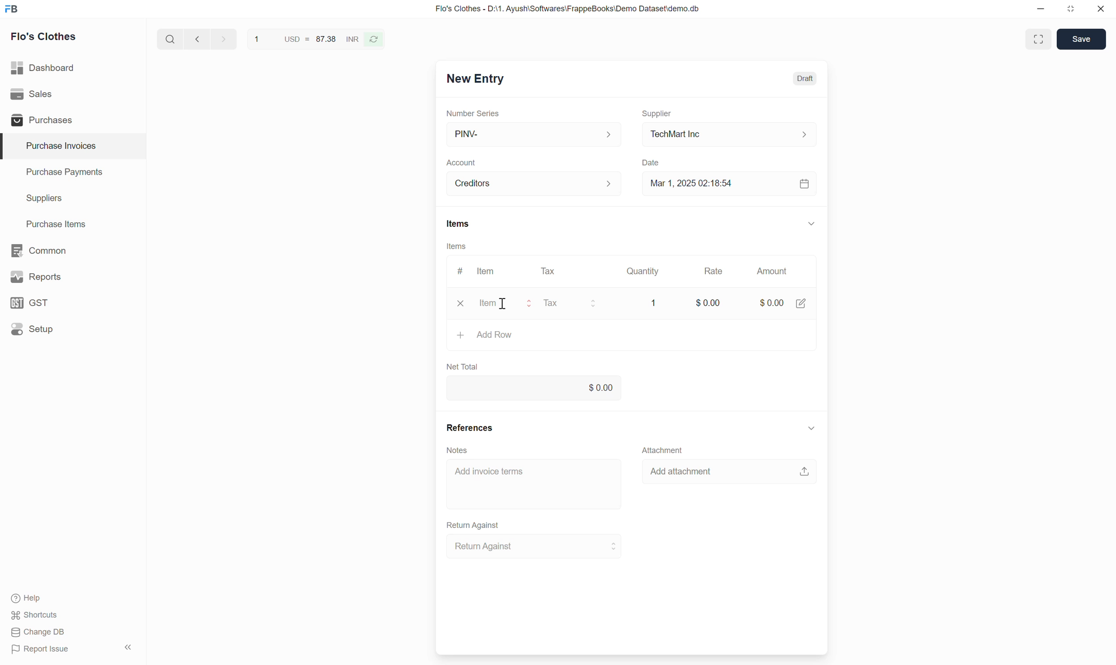 The image size is (1116, 665). What do you see at coordinates (477, 271) in the screenshot?
I see `# Item` at bounding box center [477, 271].